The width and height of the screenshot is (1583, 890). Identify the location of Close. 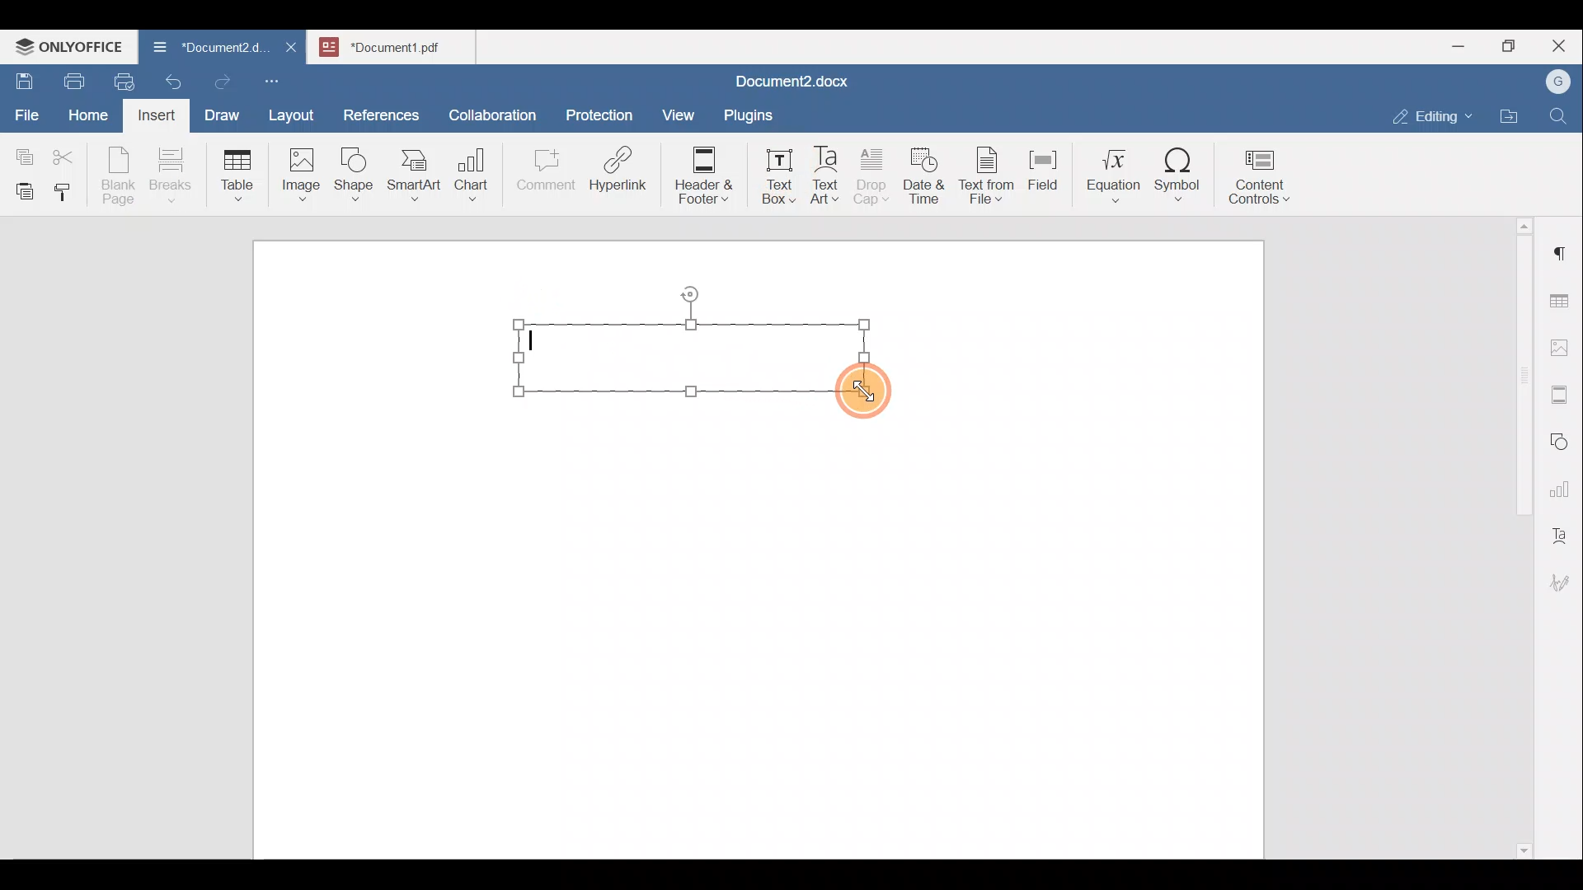
(1562, 47).